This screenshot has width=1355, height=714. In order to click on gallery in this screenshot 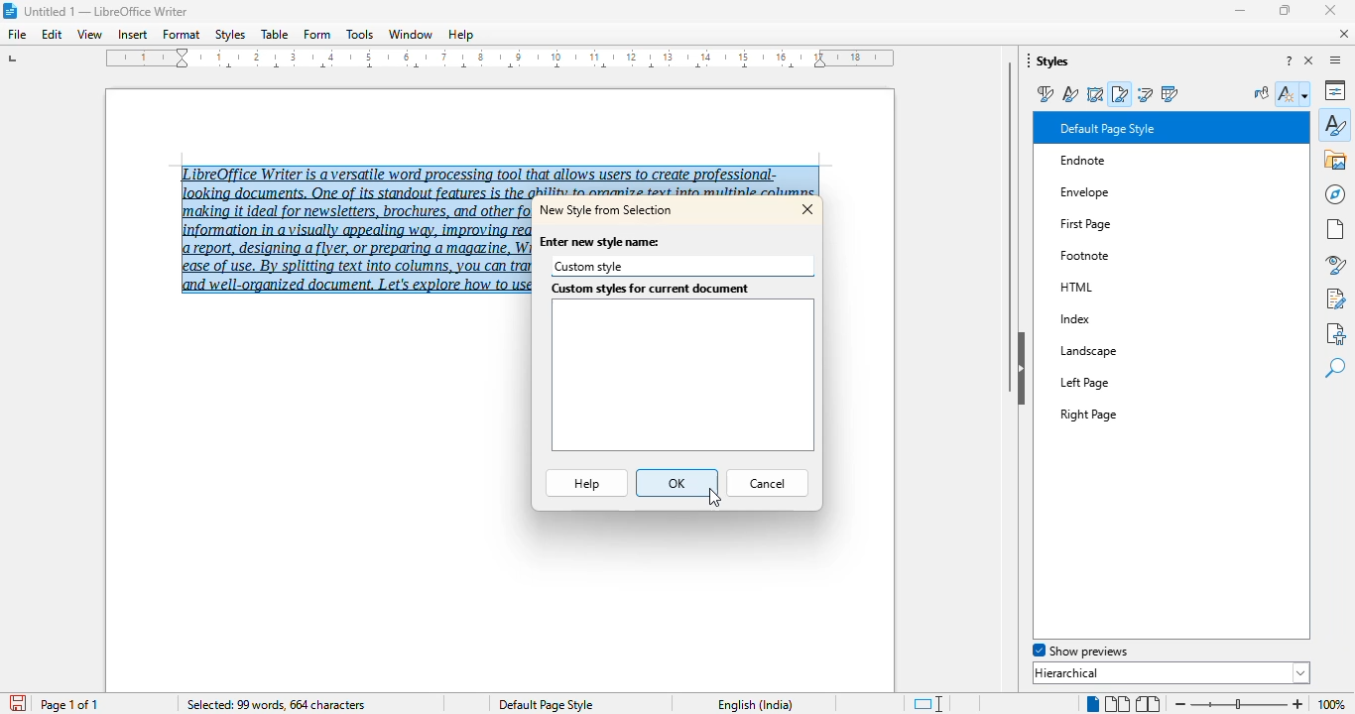, I will do `click(1336, 160)`.